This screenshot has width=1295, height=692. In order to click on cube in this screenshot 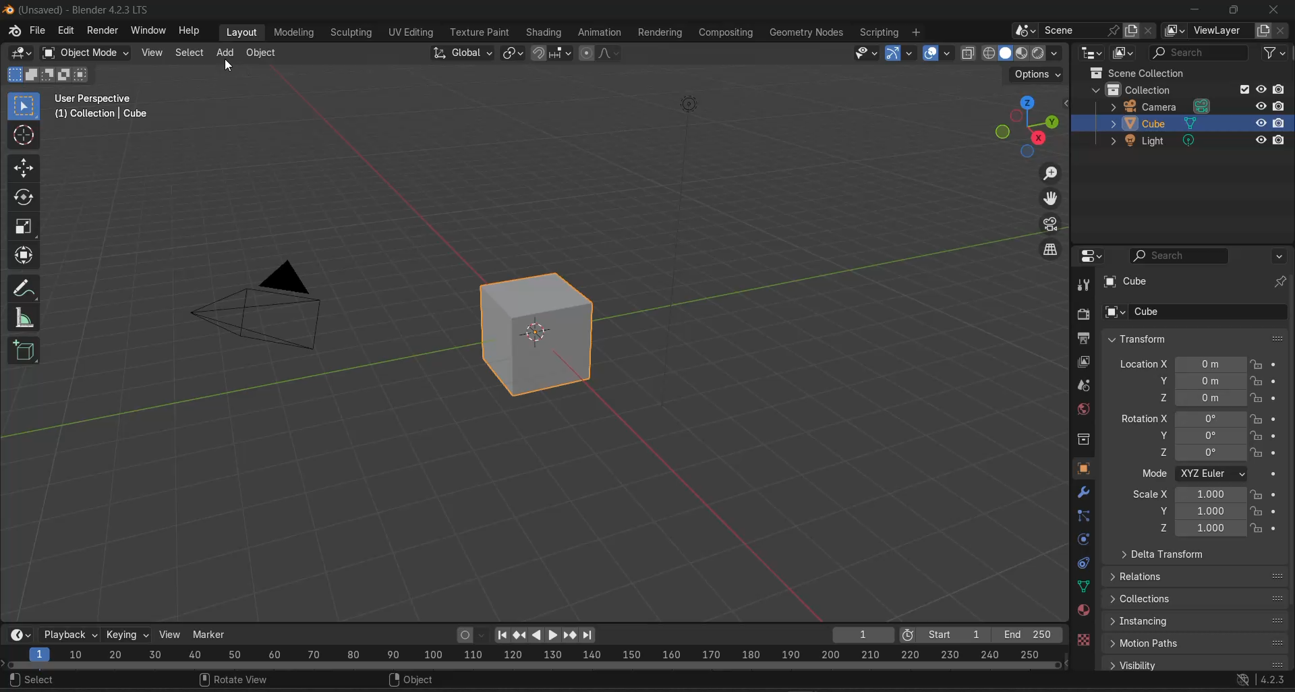, I will do `click(543, 335)`.